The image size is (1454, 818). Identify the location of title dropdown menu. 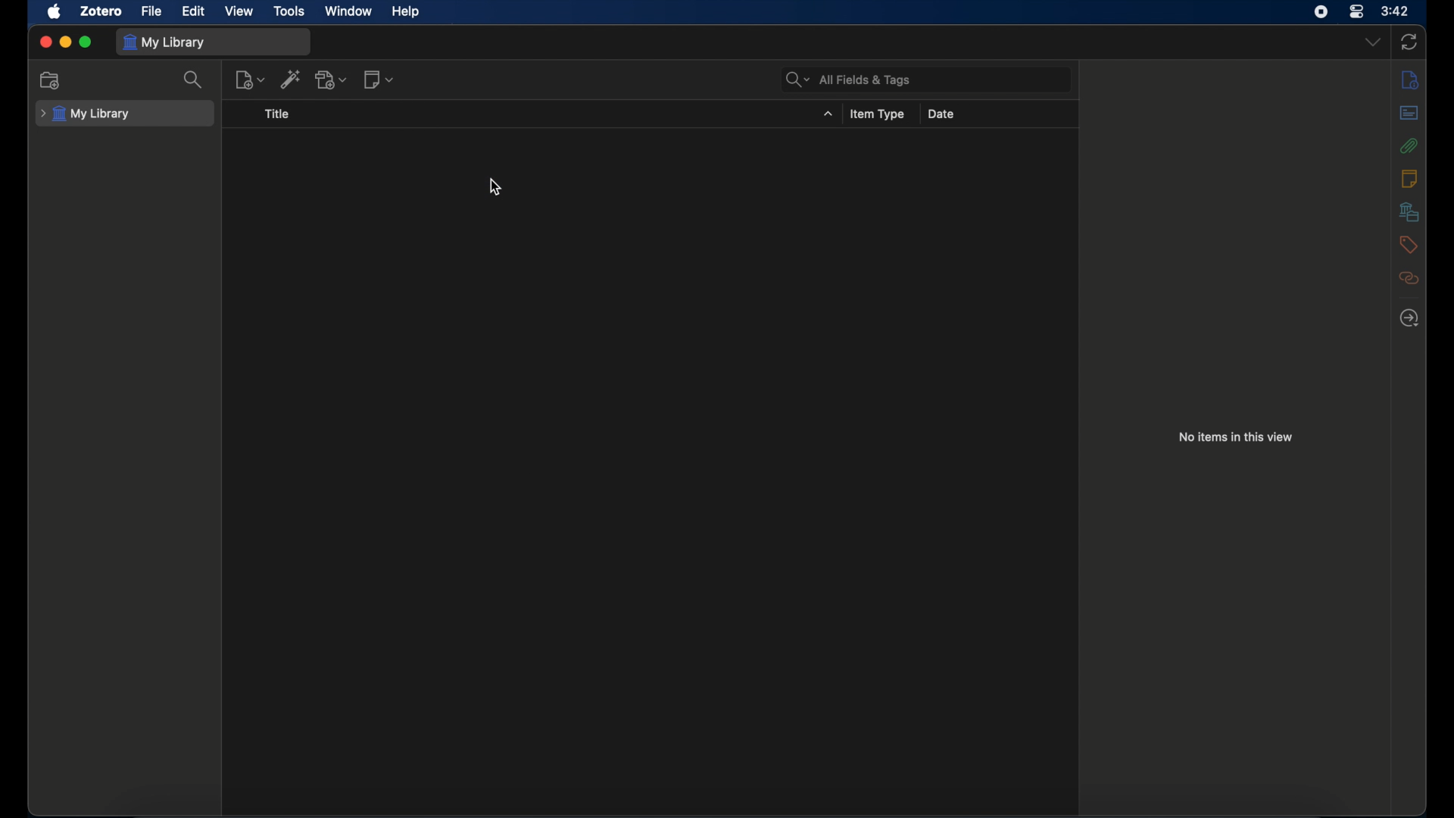
(828, 114).